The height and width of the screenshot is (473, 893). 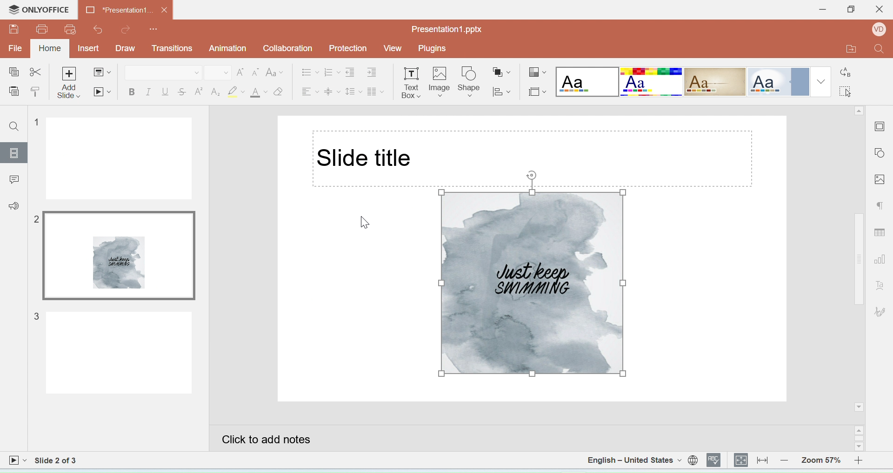 I want to click on Change color theme, so click(x=538, y=73).